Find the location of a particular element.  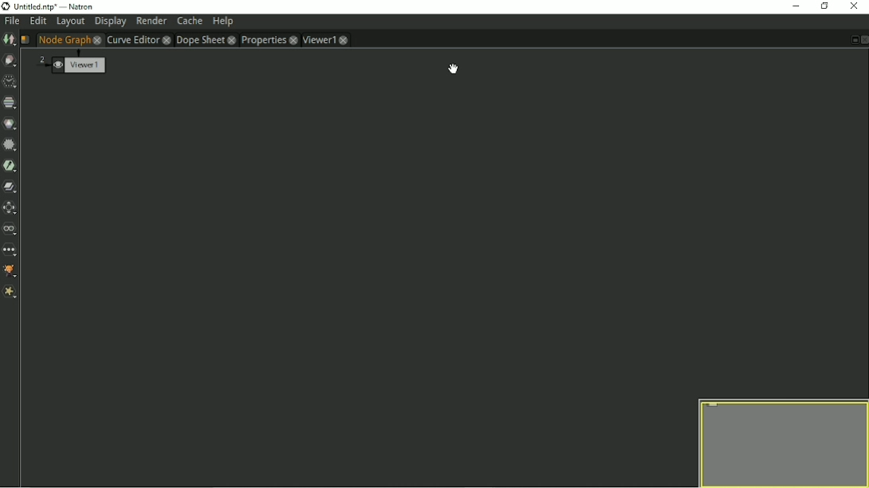

Draw is located at coordinates (11, 60).